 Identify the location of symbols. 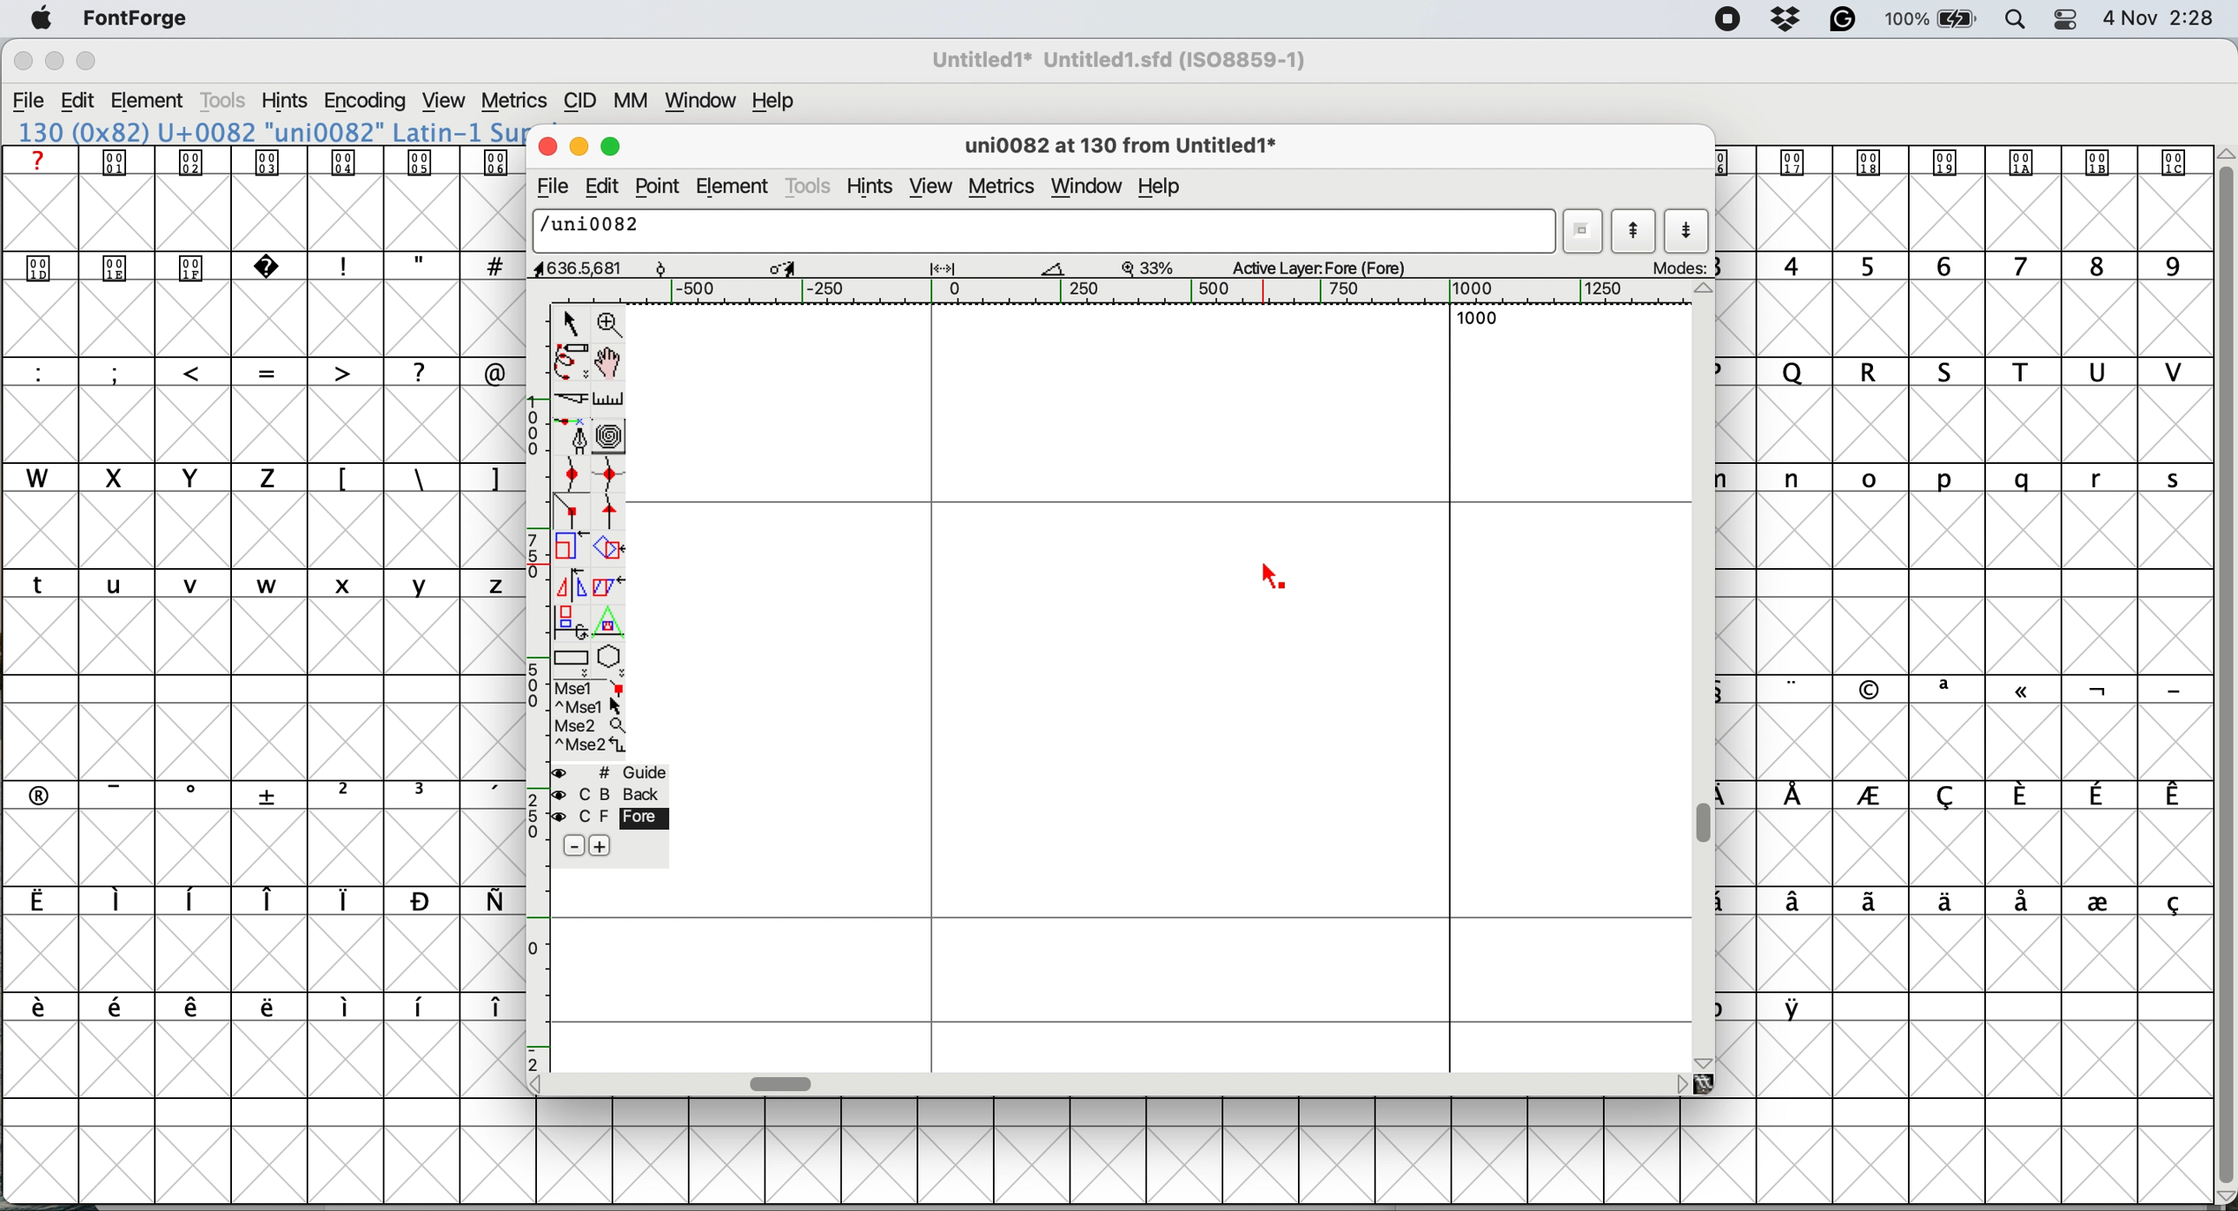
(419, 480).